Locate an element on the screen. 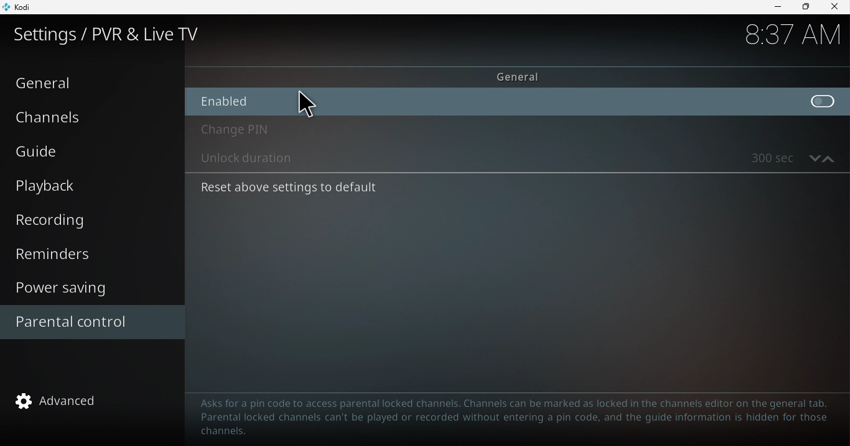 Image resolution: width=850 pixels, height=446 pixels. increase is located at coordinates (829, 157).